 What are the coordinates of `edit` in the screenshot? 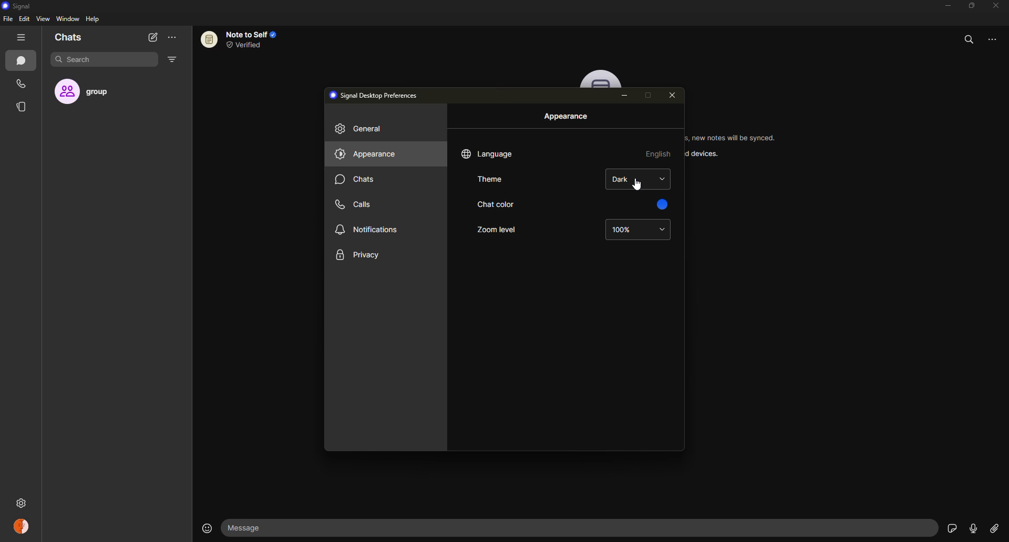 It's located at (24, 18).